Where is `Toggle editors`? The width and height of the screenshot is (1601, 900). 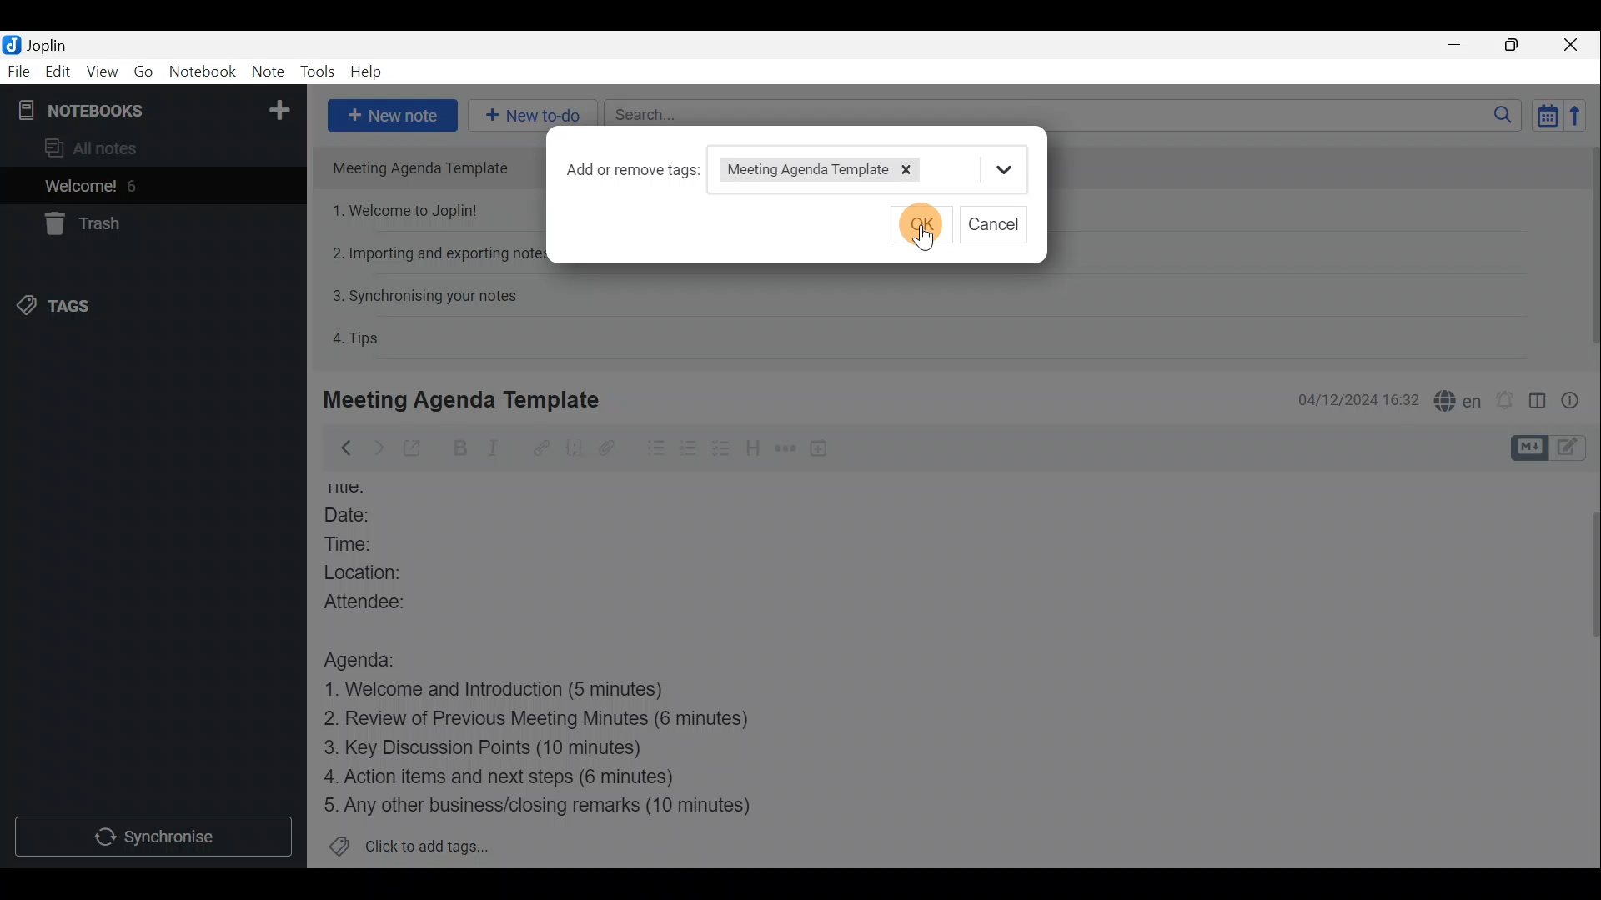 Toggle editors is located at coordinates (1527, 448).